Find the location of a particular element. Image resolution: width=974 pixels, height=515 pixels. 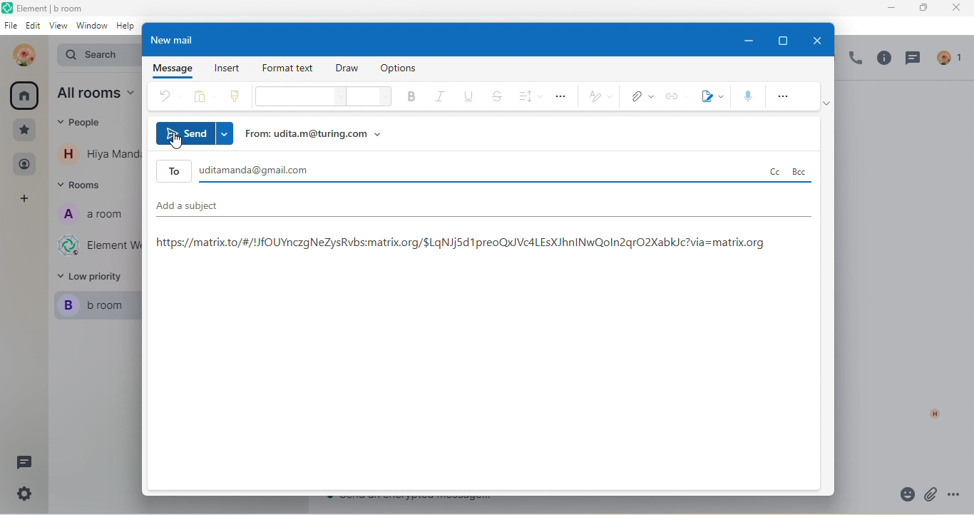

format text is located at coordinates (289, 68).